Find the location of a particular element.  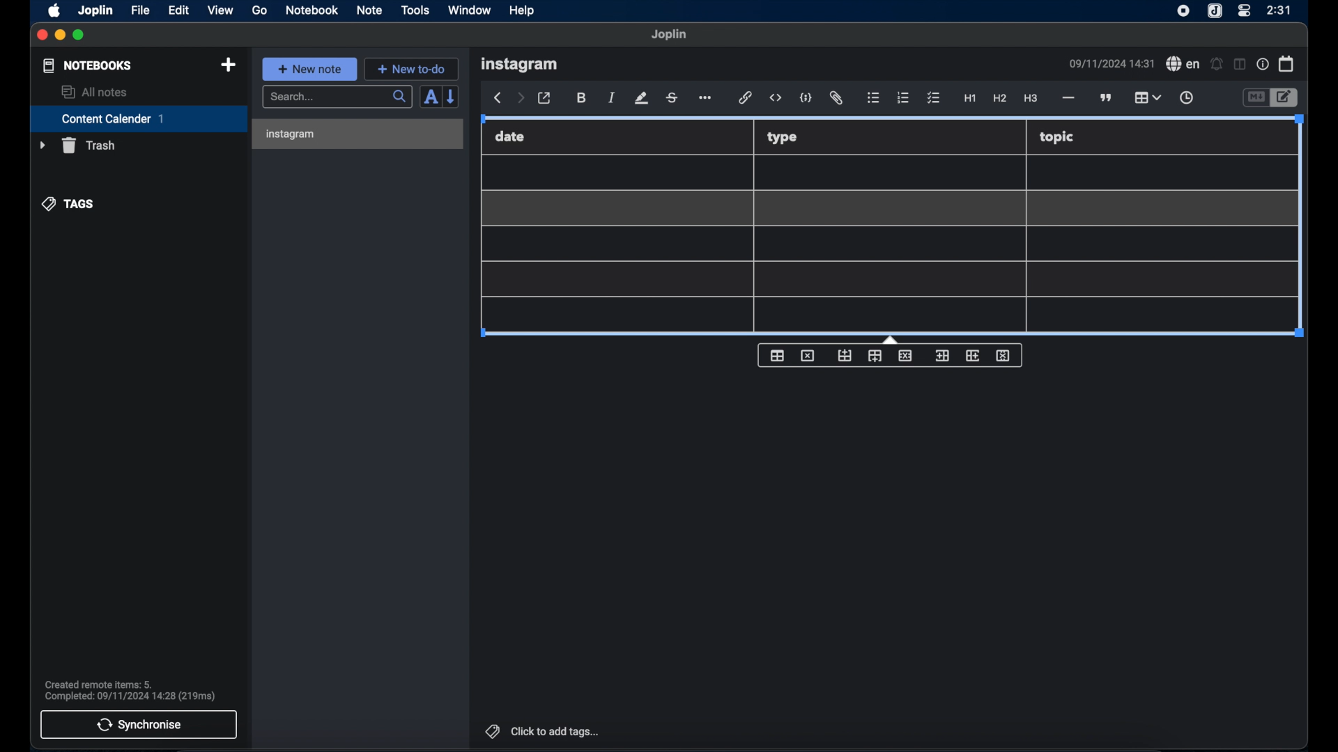

instagram is located at coordinates (293, 134).